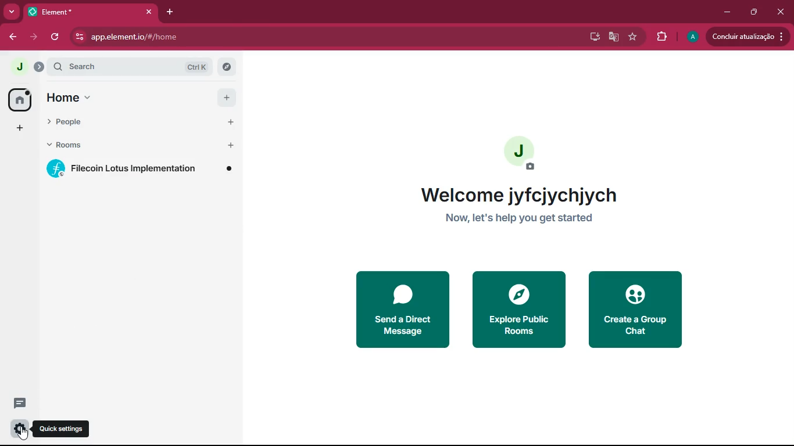  Describe the element at coordinates (173, 12) in the screenshot. I see `add tab` at that location.